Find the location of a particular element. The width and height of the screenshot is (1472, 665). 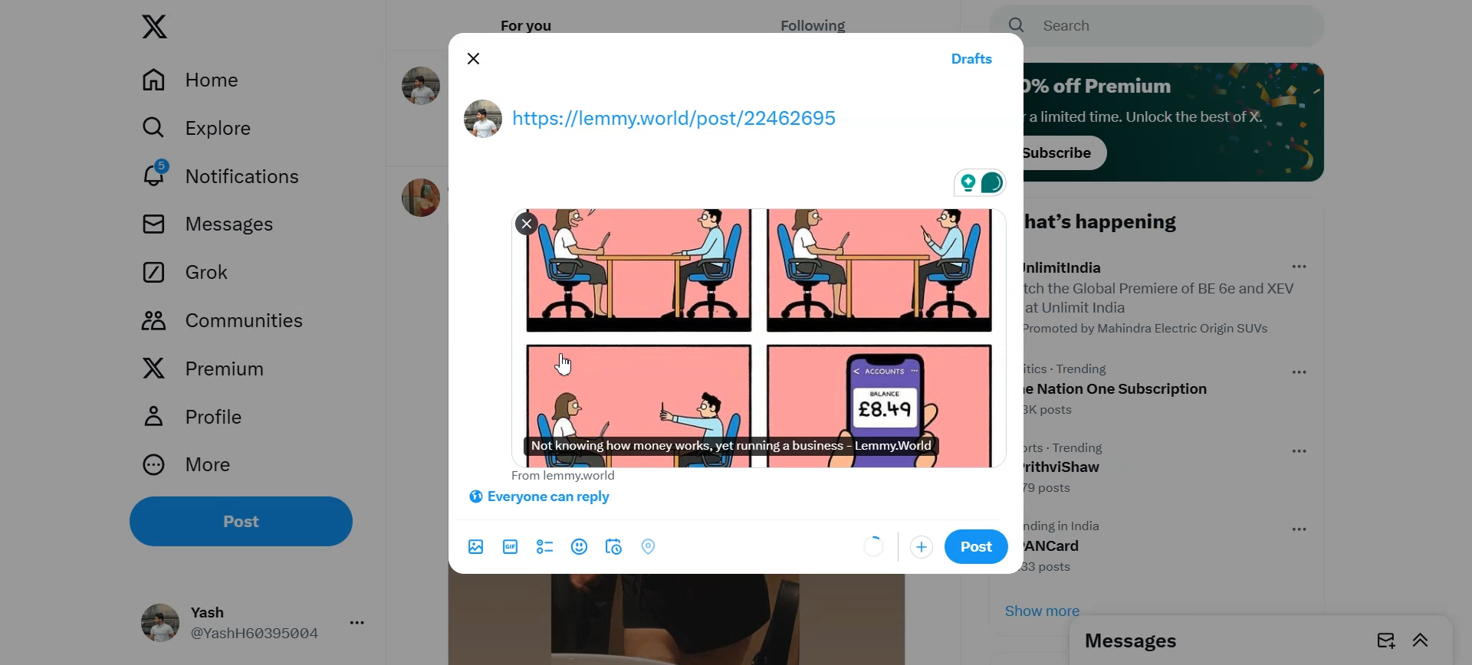

options is located at coordinates (1302, 372).